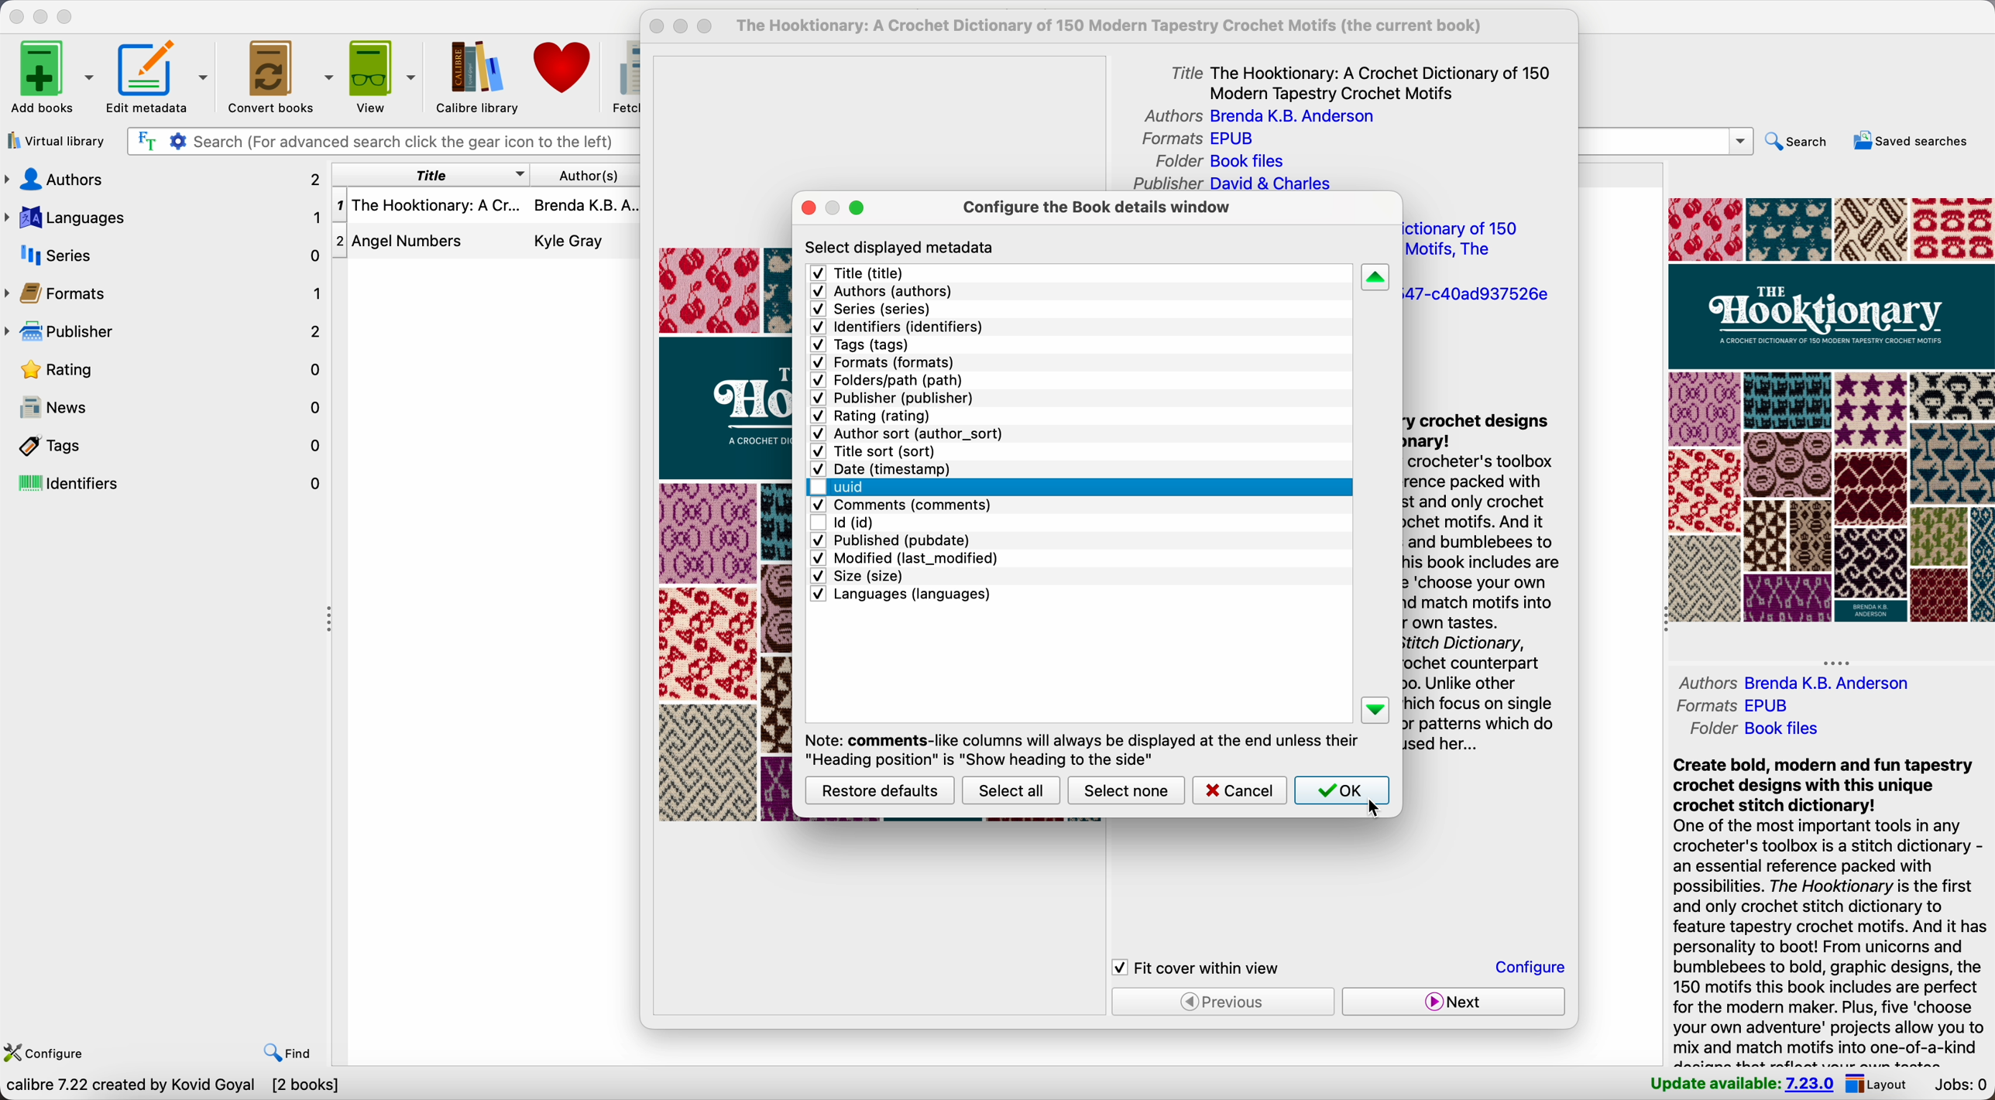 This screenshot has width=1995, height=1100. Describe the element at coordinates (1876, 1083) in the screenshot. I see `layout` at that location.